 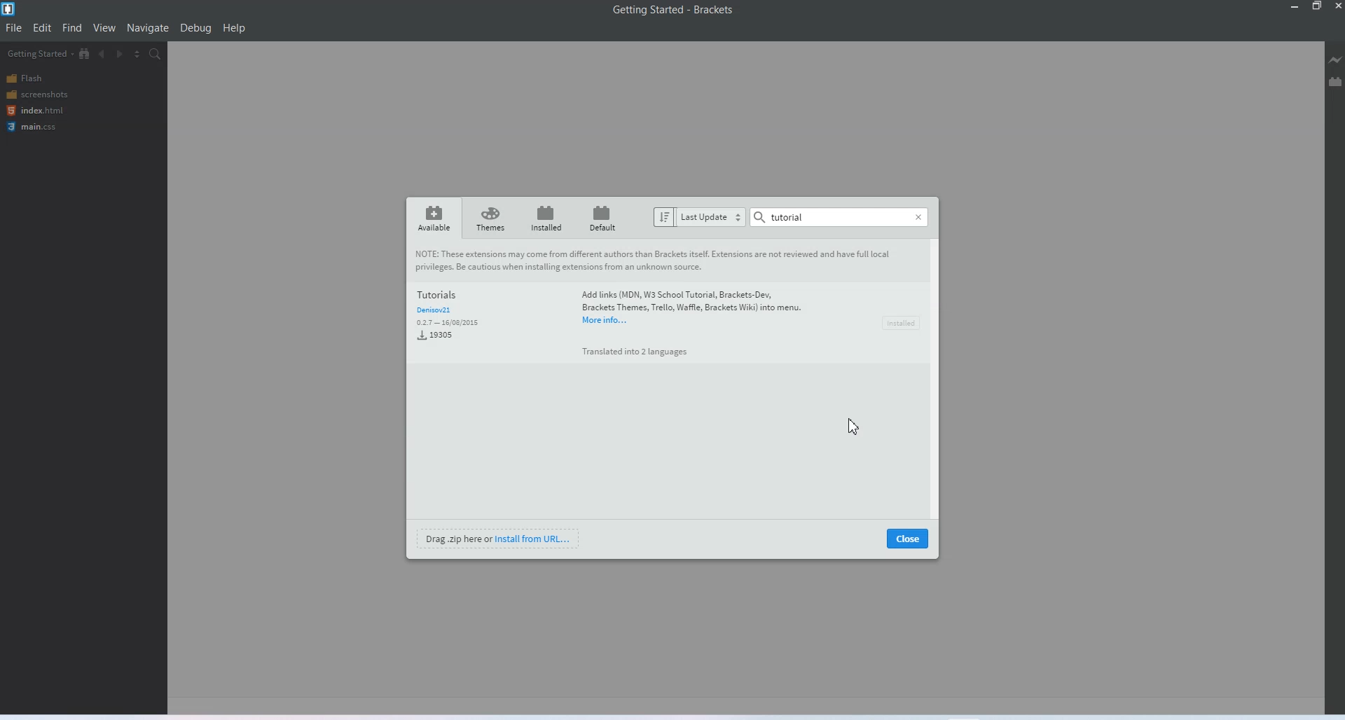 What do you see at coordinates (670, 262) in the screenshot?
I see `NOTE: These extensions may come from different authors than Brackets itself. Extensions are not reviewed and have full local
privileges. Be cautious when installing extensions from an unknown source.` at bounding box center [670, 262].